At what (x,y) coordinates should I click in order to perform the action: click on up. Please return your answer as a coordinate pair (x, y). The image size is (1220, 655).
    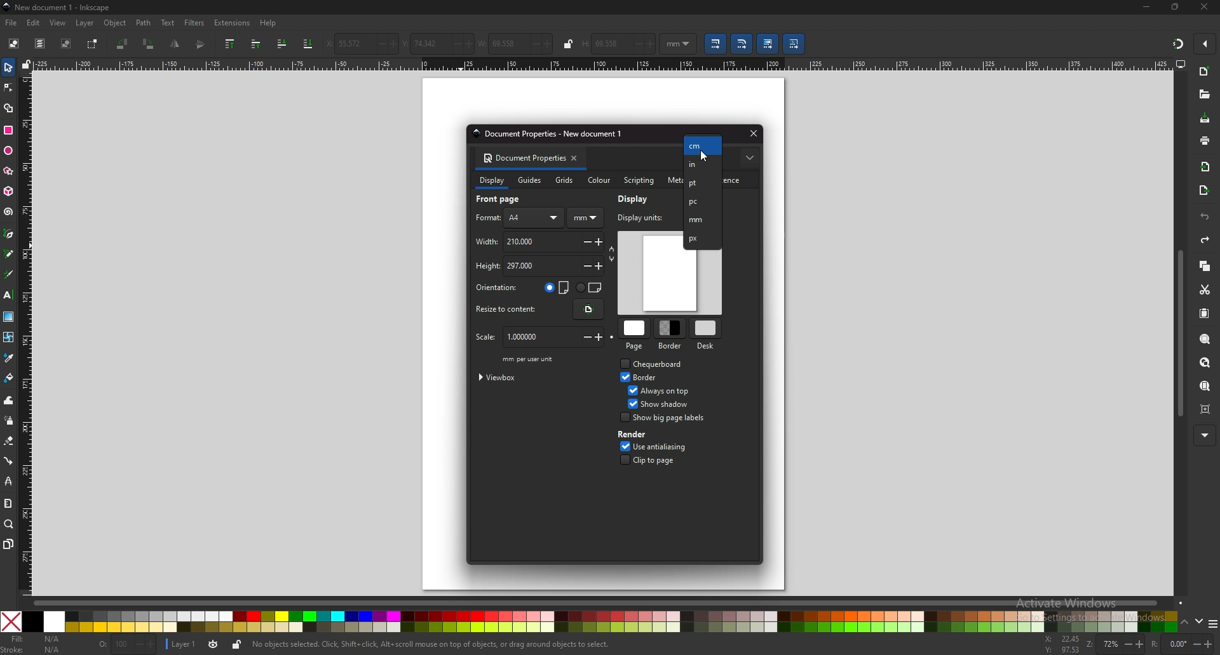
    Looking at the image, I should click on (1184, 621).